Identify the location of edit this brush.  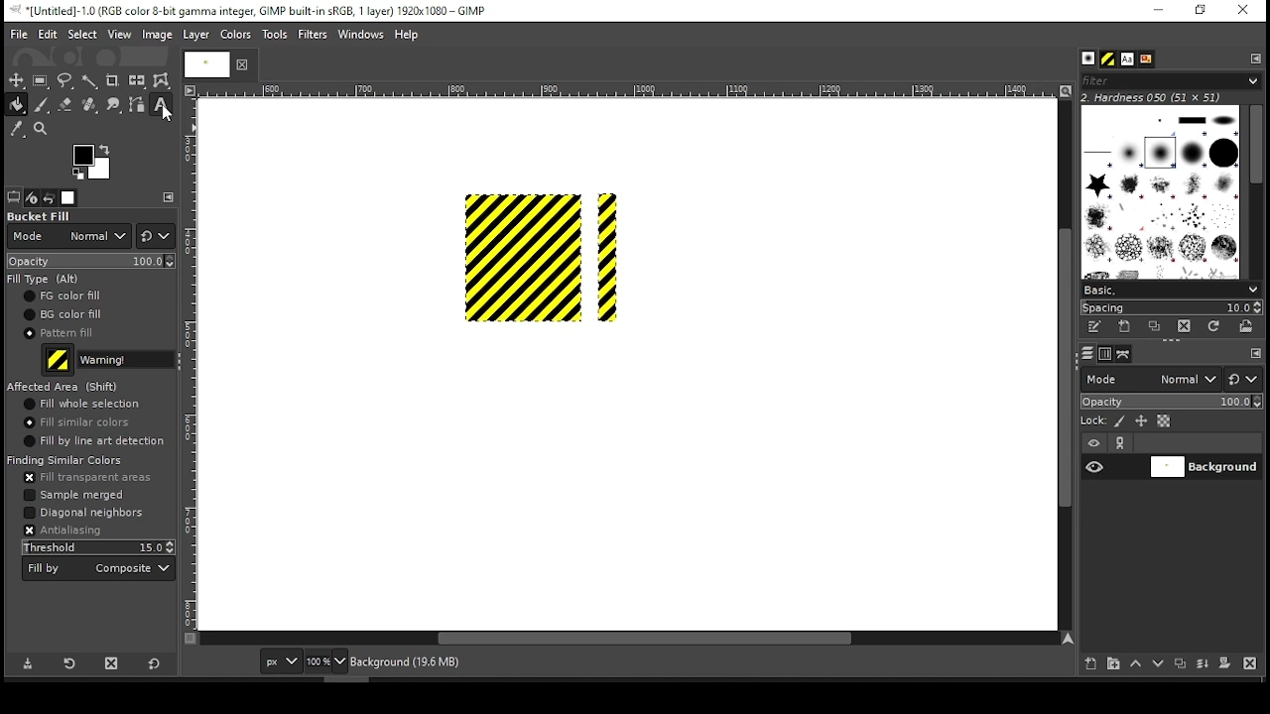
(1093, 328).